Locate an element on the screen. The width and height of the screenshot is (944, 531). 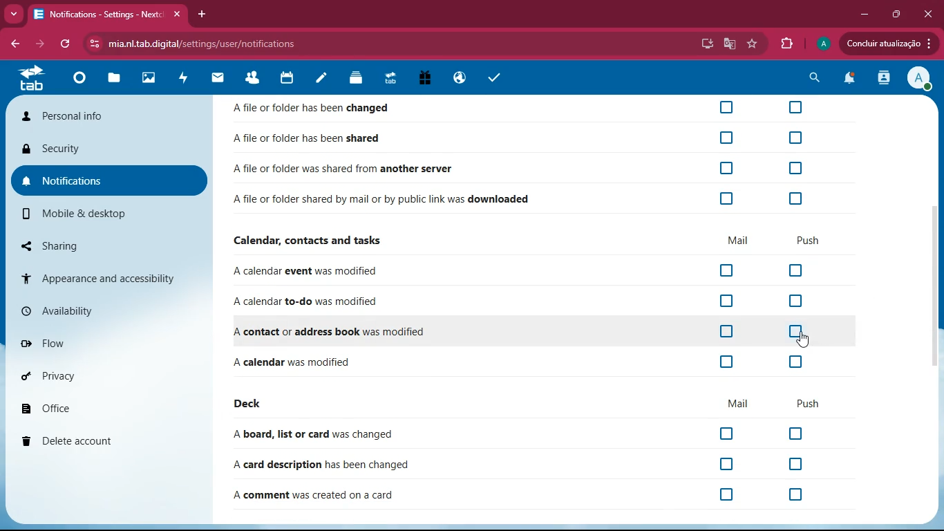
calendar is located at coordinates (291, 78).